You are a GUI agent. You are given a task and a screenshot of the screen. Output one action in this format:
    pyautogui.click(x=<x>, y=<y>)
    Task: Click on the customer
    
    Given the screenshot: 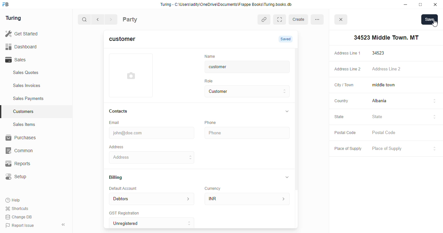 What is the action you would take?
    pyautogui.click(x=242, y=67)
    